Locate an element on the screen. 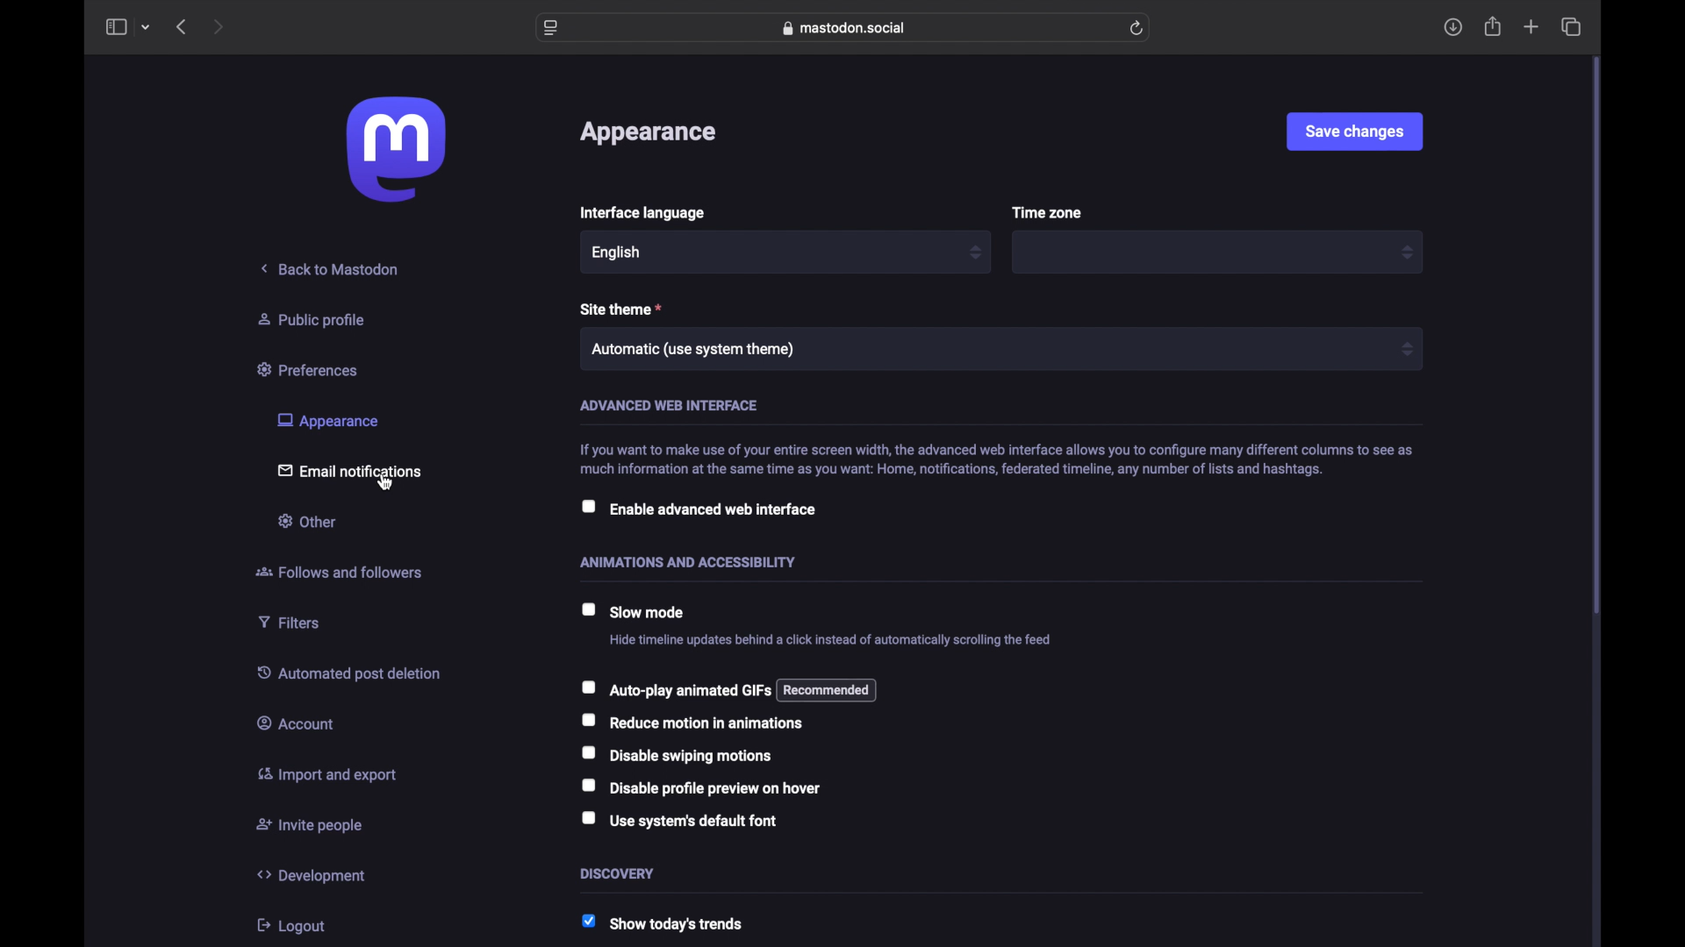  show tab overview is located at coordinates (1570, 26).